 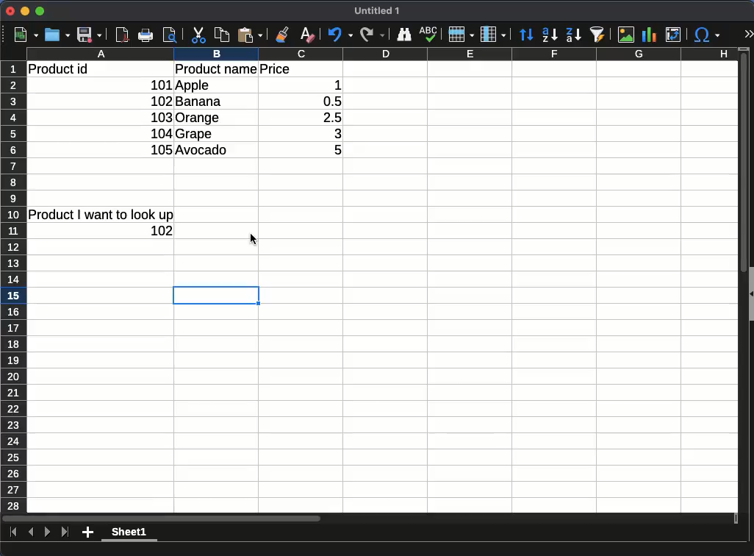 I want to click on redo, so click(x=373, y=35).